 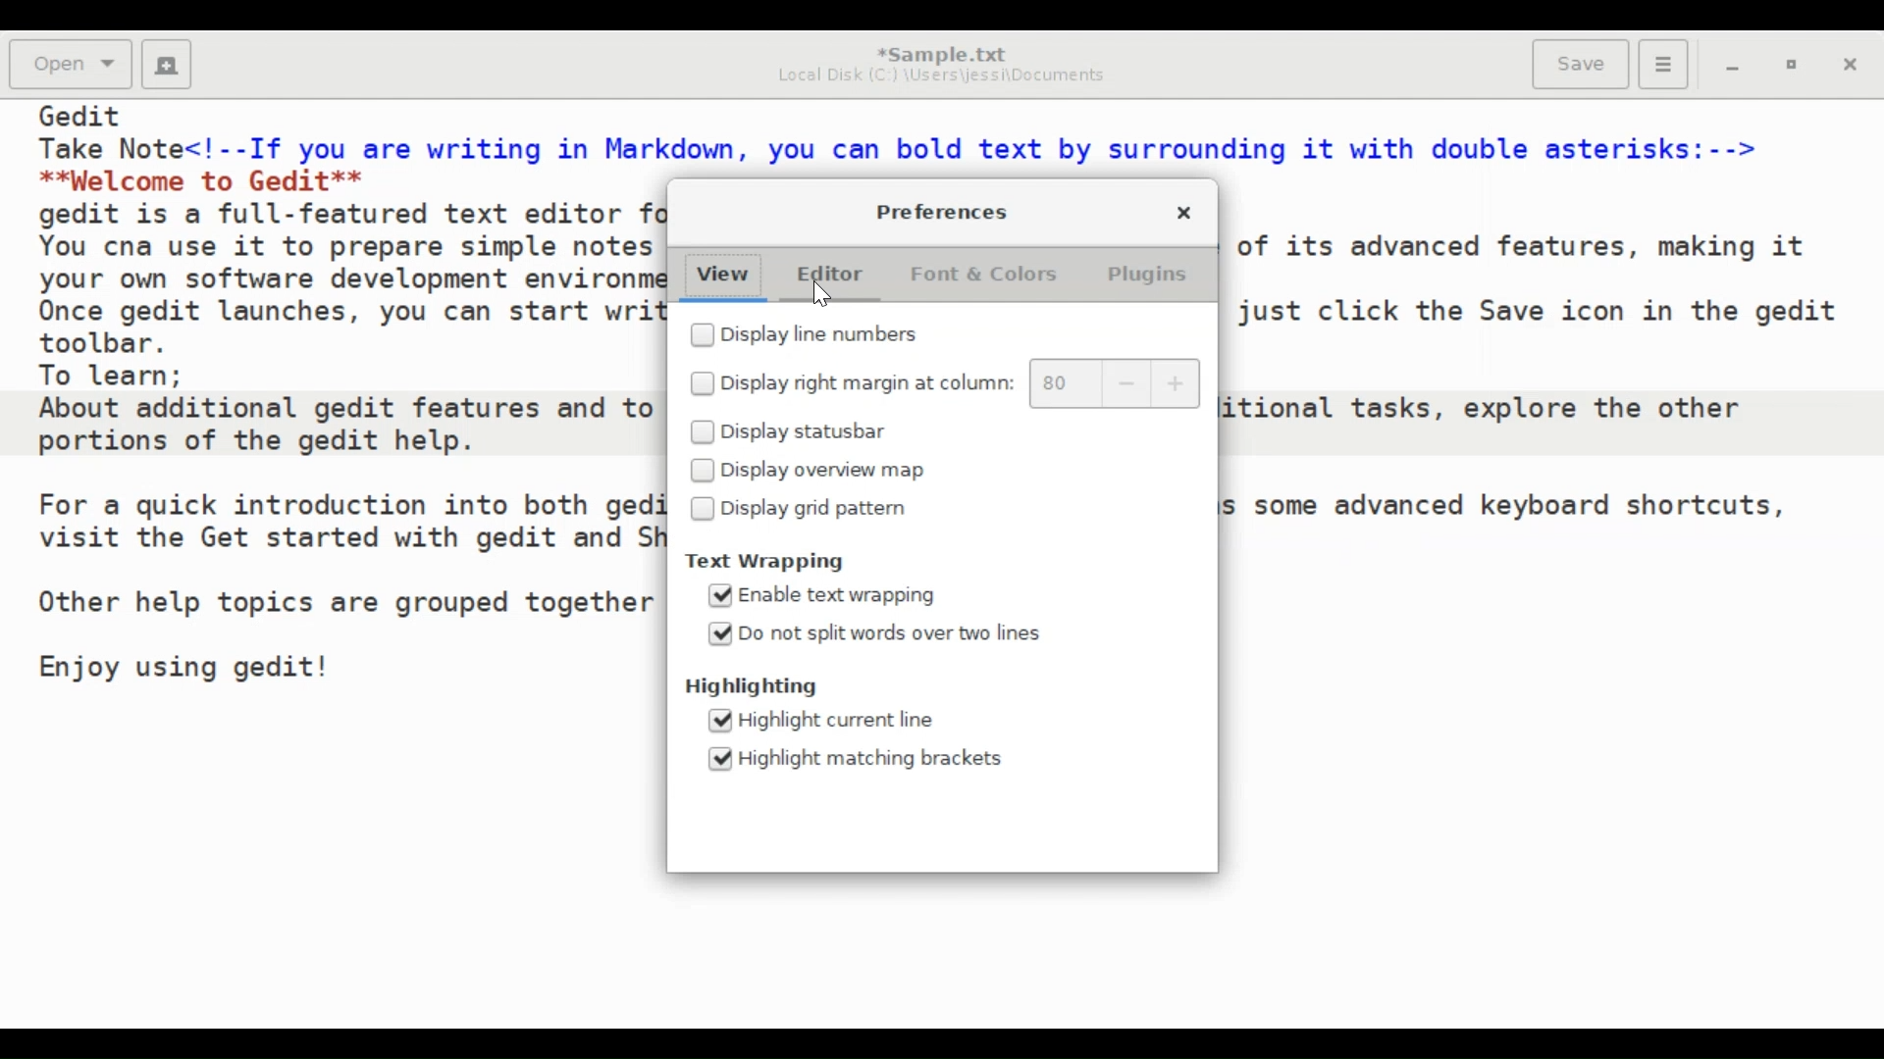 I want to click on Editor, so click(x=831, y=274).